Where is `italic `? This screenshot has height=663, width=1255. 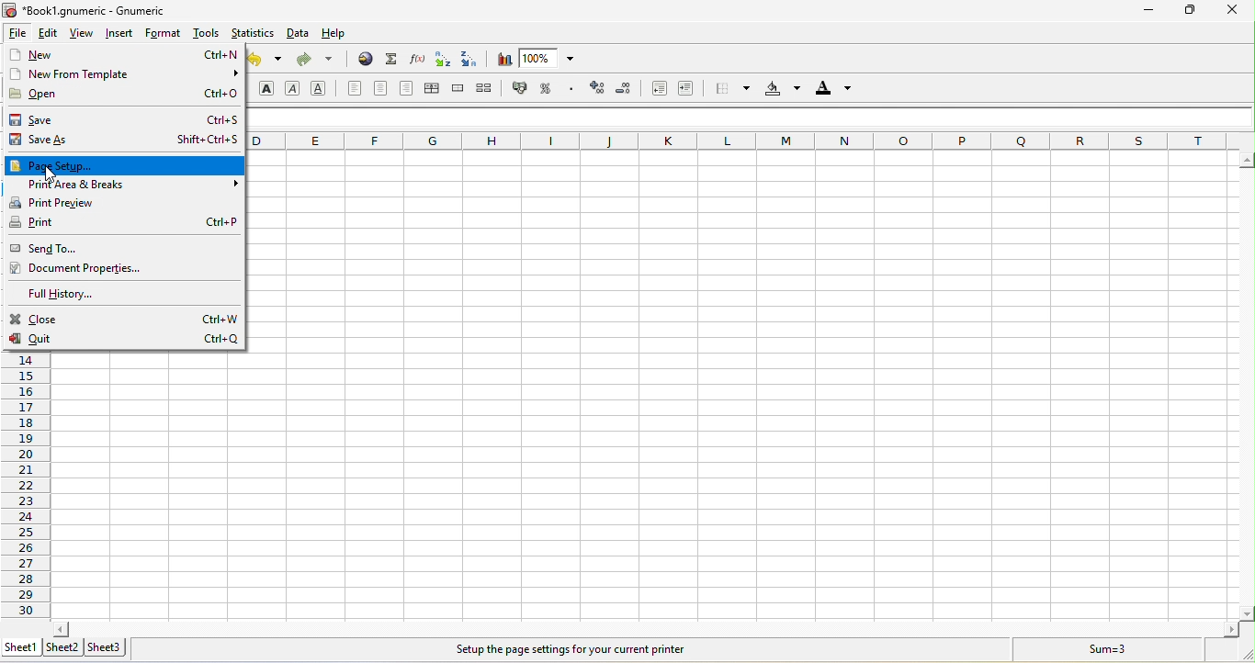
italic  is located at coordinates (297, 89).